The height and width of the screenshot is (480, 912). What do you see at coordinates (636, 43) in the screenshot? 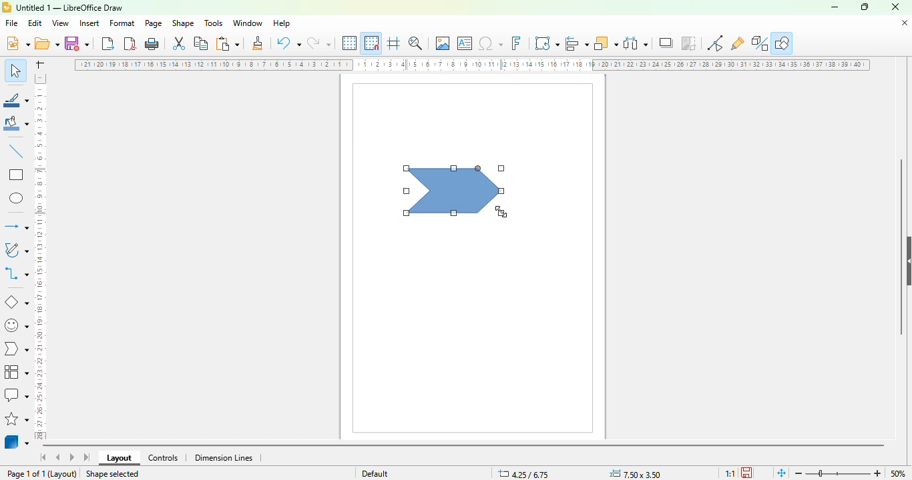
I see `select at least three objects to distribute` at bounding box center [636, 43].